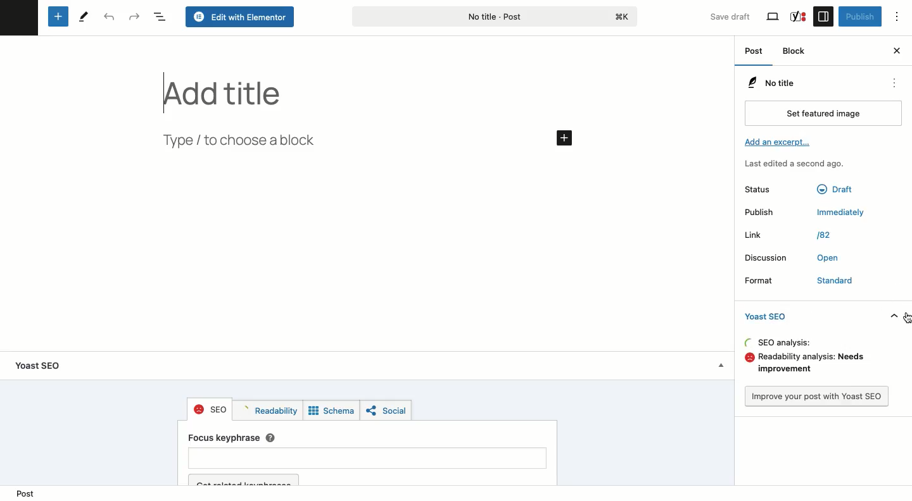 This screenshot has height=501, width=912. What do you see at coordinates (755, 53) in the screenshot?
I see `Post` at bounding box center [755, 53].